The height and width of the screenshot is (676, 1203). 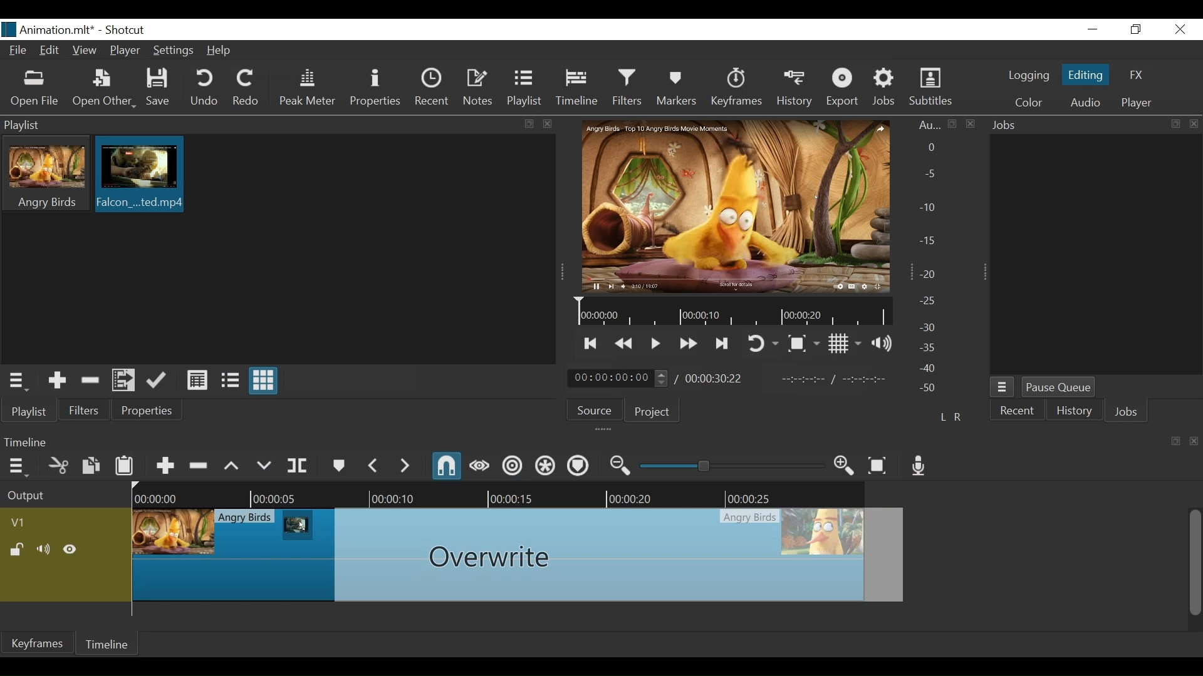 What do you see at coordinates (247, 89) in the screenshot?
I see `Redo` at bounding box center [247, 89].